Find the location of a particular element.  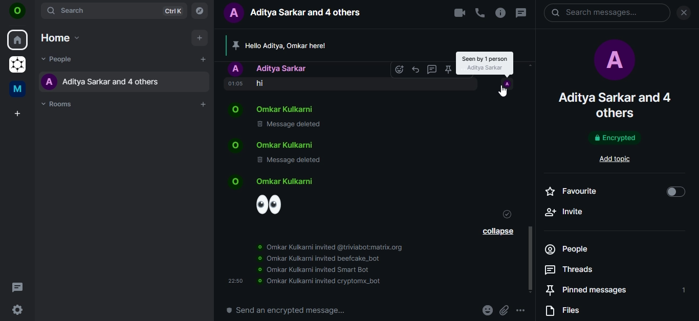

threads is located at coordinates (570, 270).